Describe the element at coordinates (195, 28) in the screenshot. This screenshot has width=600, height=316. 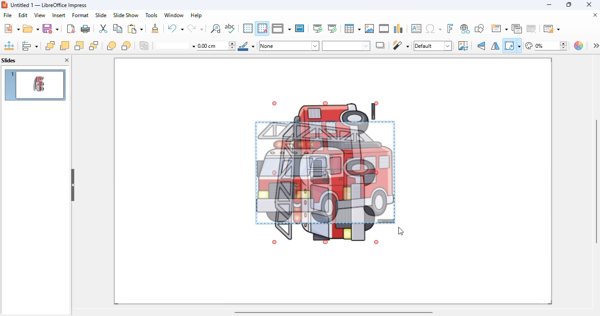
I see `redo` at that location.